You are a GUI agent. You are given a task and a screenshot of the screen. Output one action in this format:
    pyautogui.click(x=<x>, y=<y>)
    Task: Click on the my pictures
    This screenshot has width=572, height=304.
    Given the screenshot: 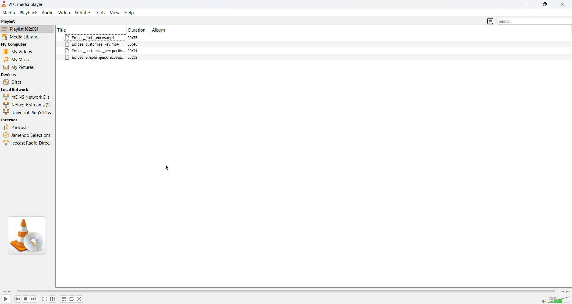 What is the action you would take?
    pyautogui.click(x=20, y=67)
    